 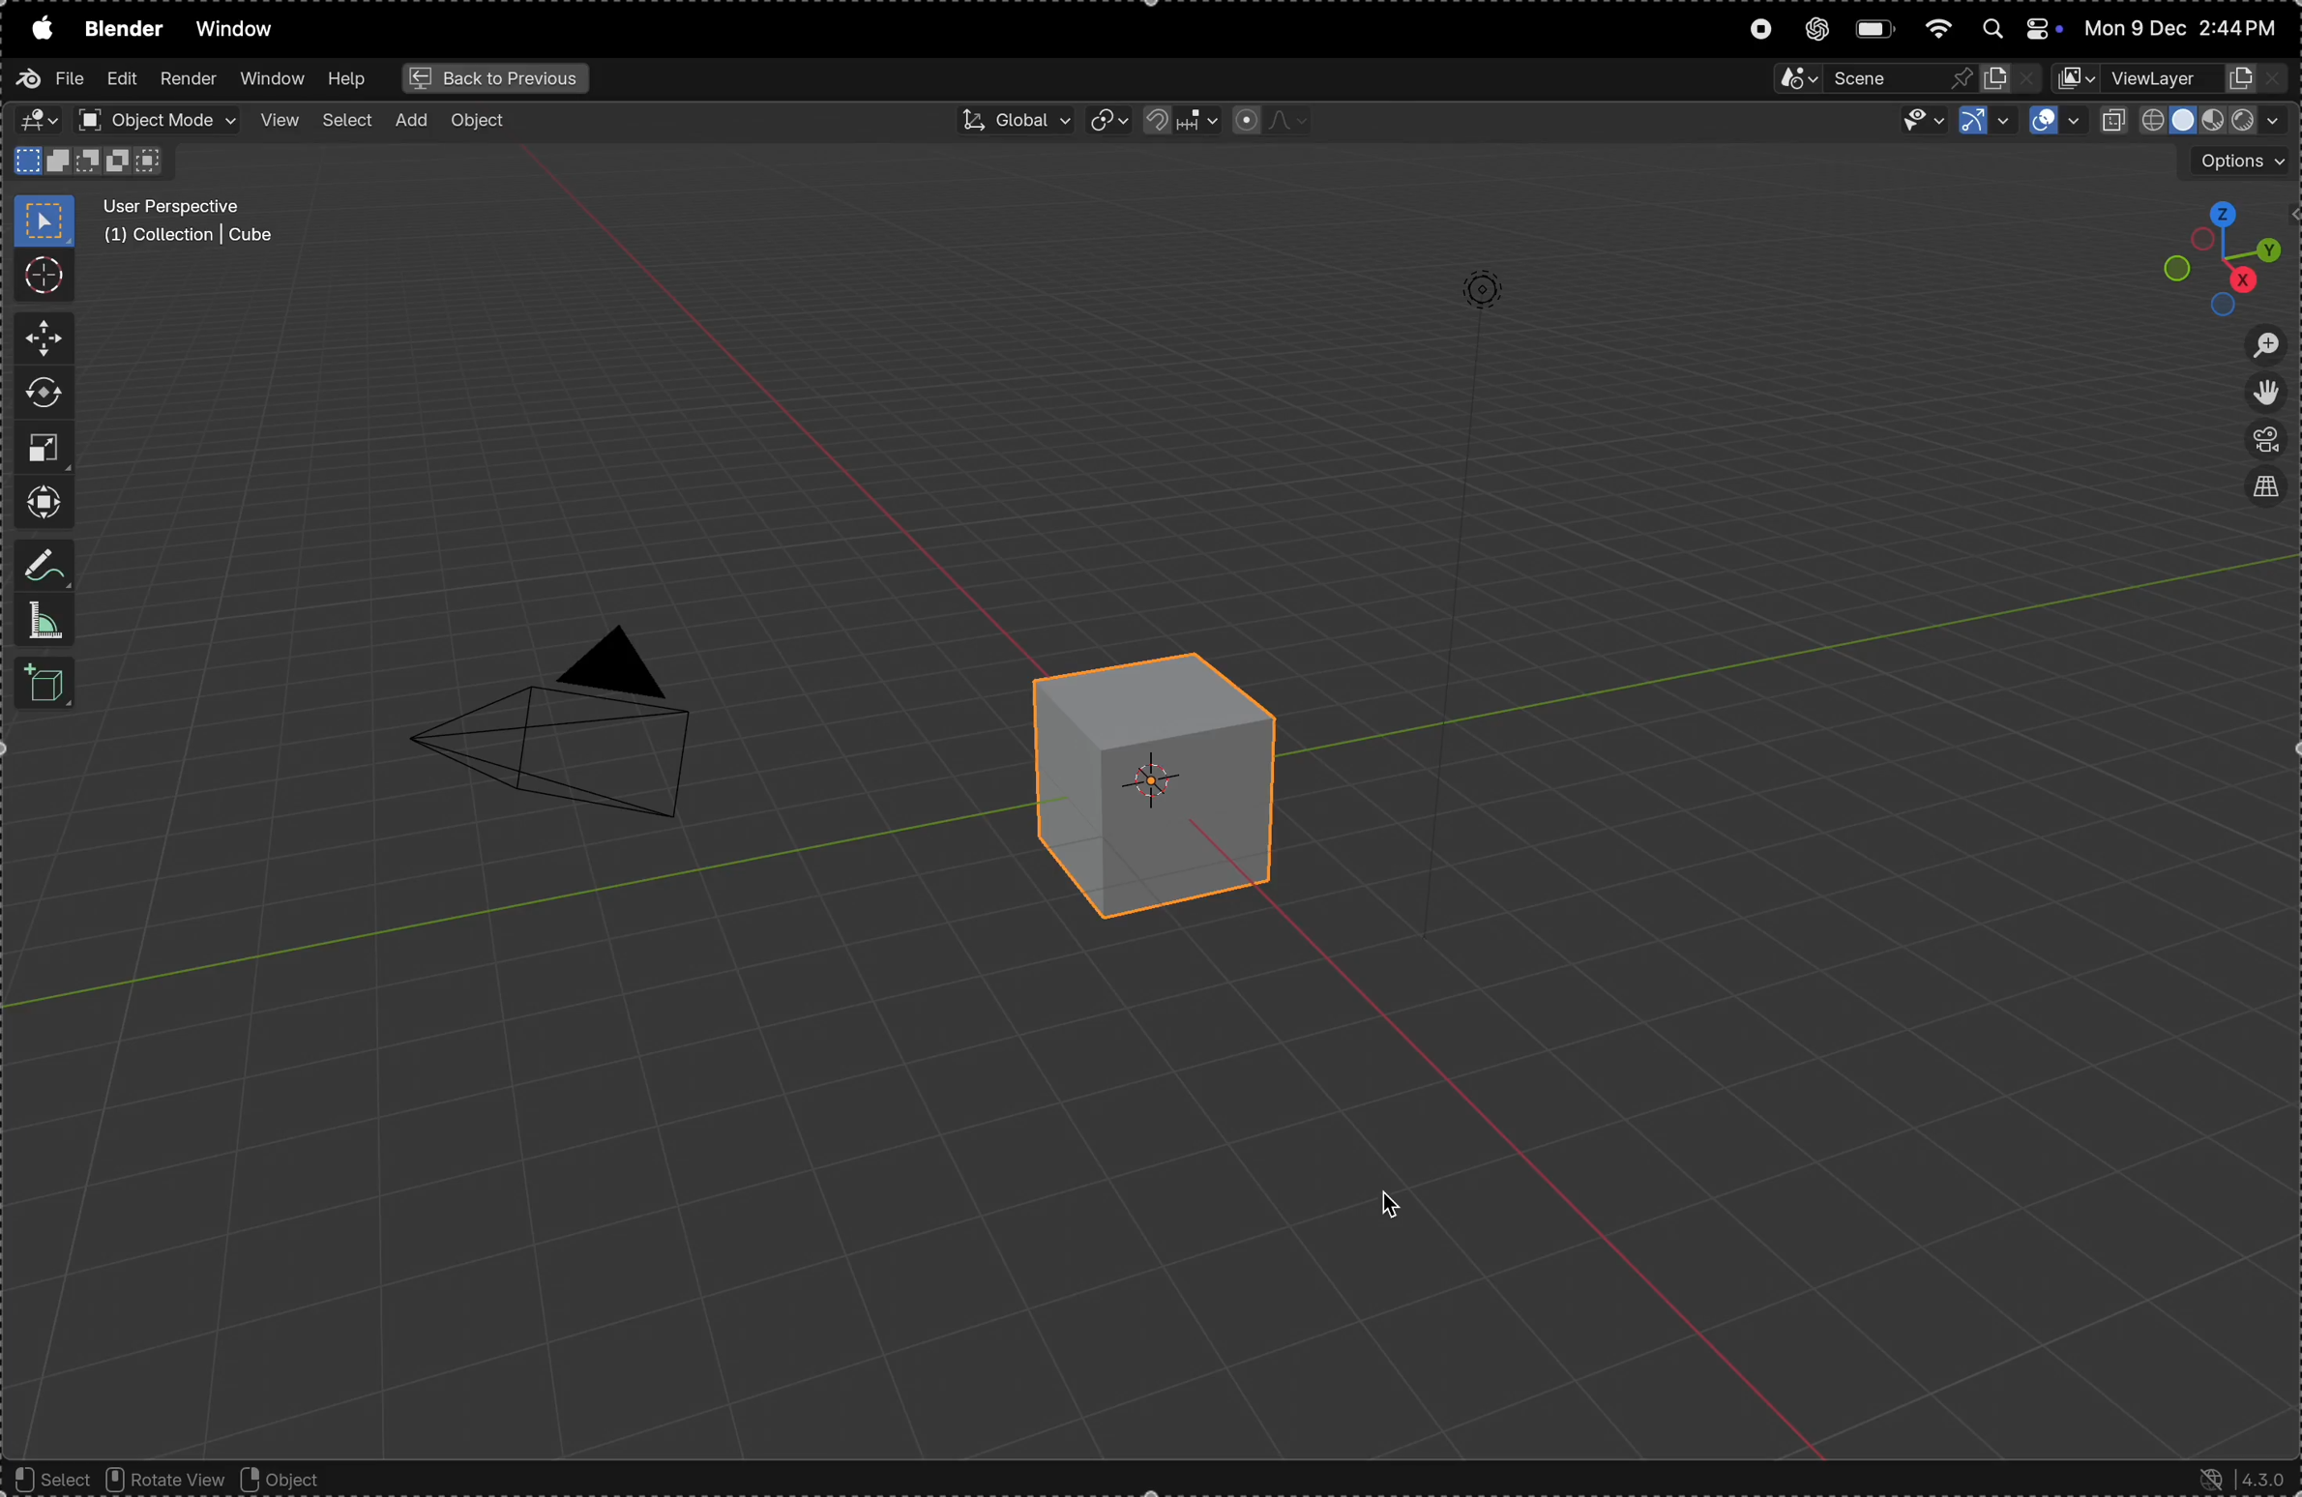 I want to click on version, so click(x=2246, y=1479).